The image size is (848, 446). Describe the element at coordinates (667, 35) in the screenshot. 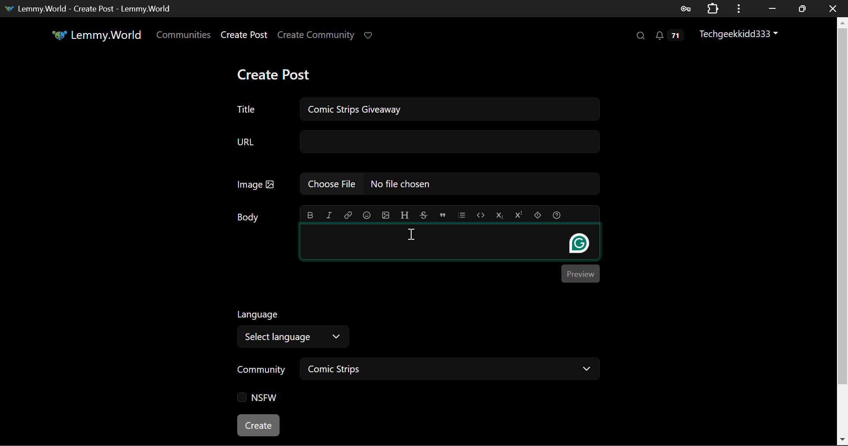

I see `Notifications` at that location.